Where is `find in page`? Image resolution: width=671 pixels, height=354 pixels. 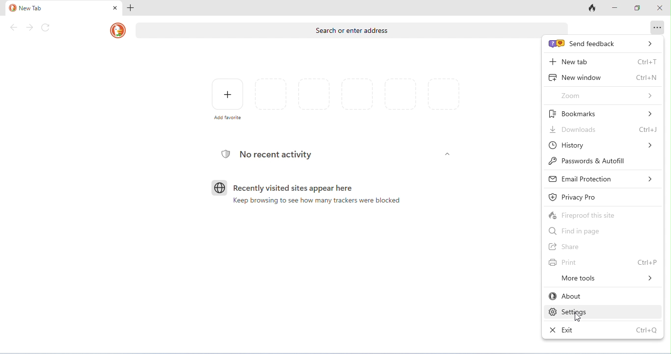
find in page is located at coordinates (604, 230).